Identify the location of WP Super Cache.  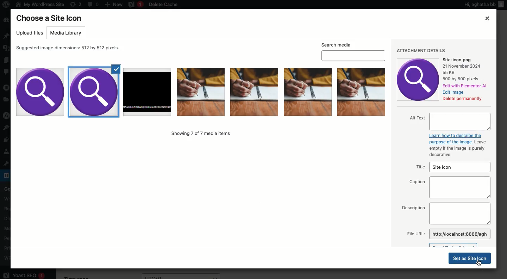
(7, 258).